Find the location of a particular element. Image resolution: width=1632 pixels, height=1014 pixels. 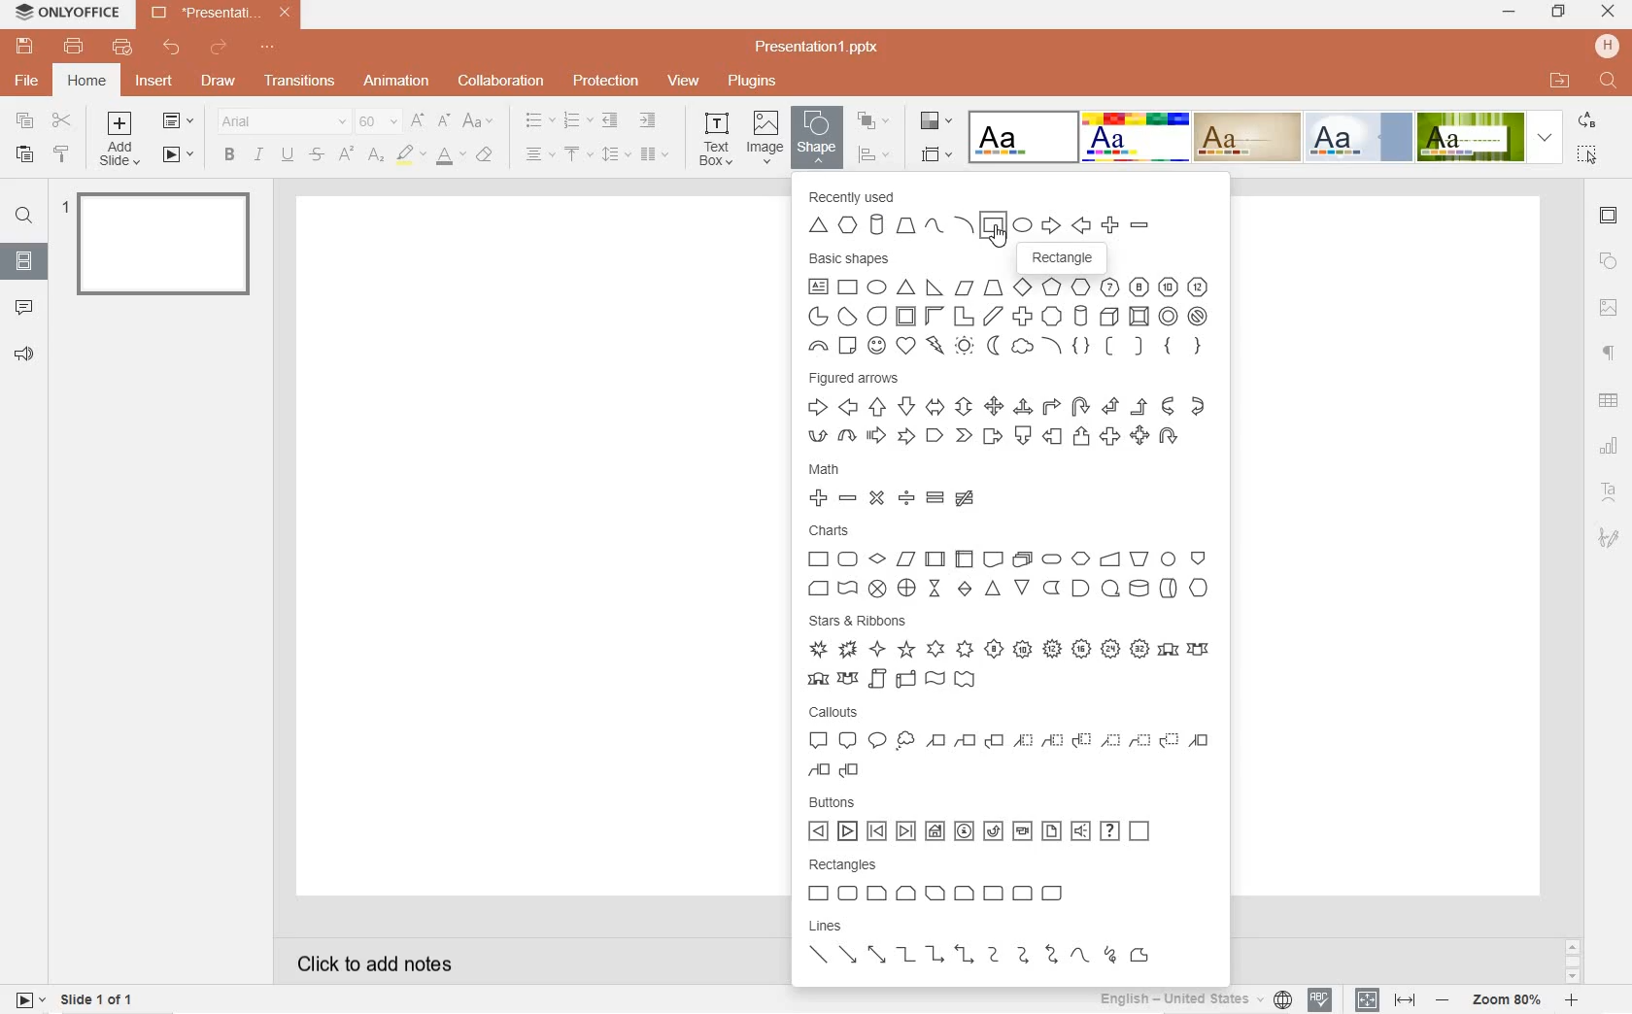

Triangle is located at coordinates (817, 224).